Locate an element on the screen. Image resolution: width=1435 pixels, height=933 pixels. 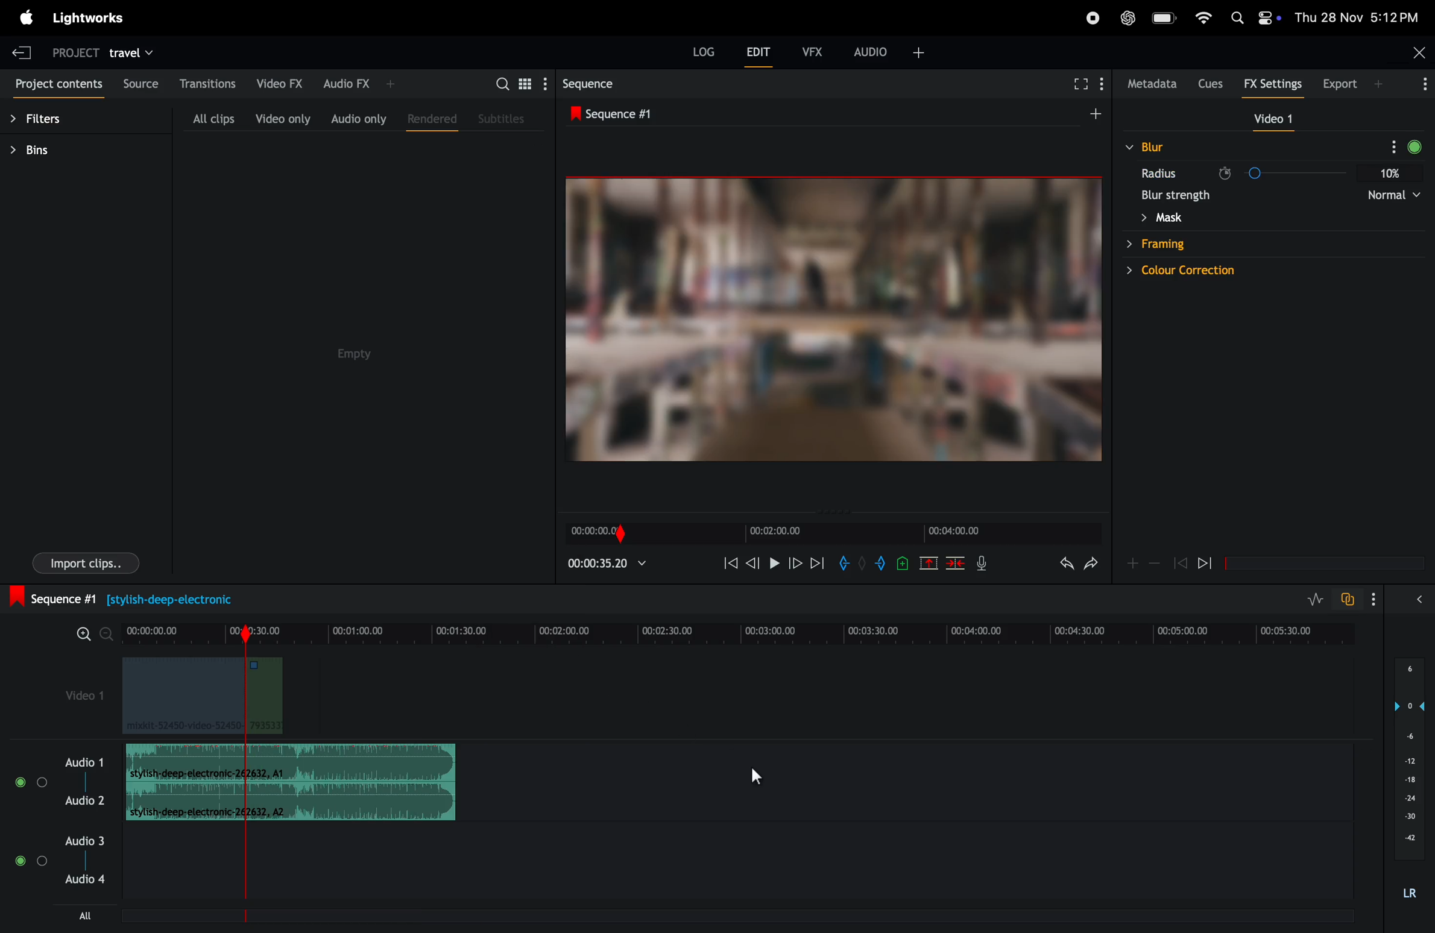
add in mark is located at coordinates (846, 564).